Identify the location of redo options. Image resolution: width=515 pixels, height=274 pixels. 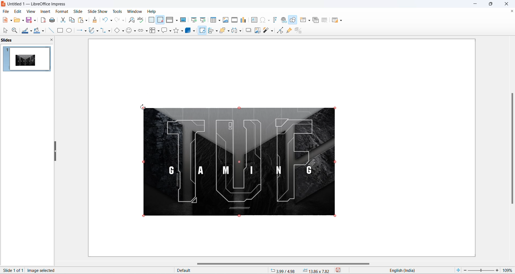
(124, 21).